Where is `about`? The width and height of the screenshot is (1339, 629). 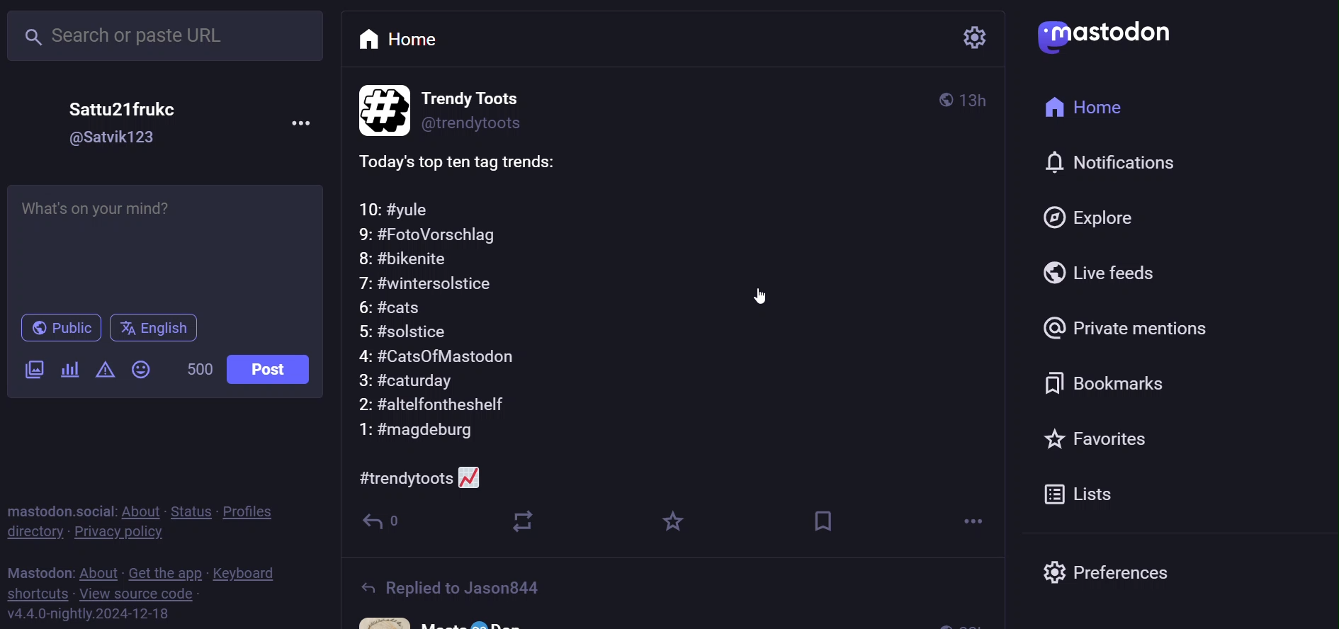 about is located at coordinates (140, 508).